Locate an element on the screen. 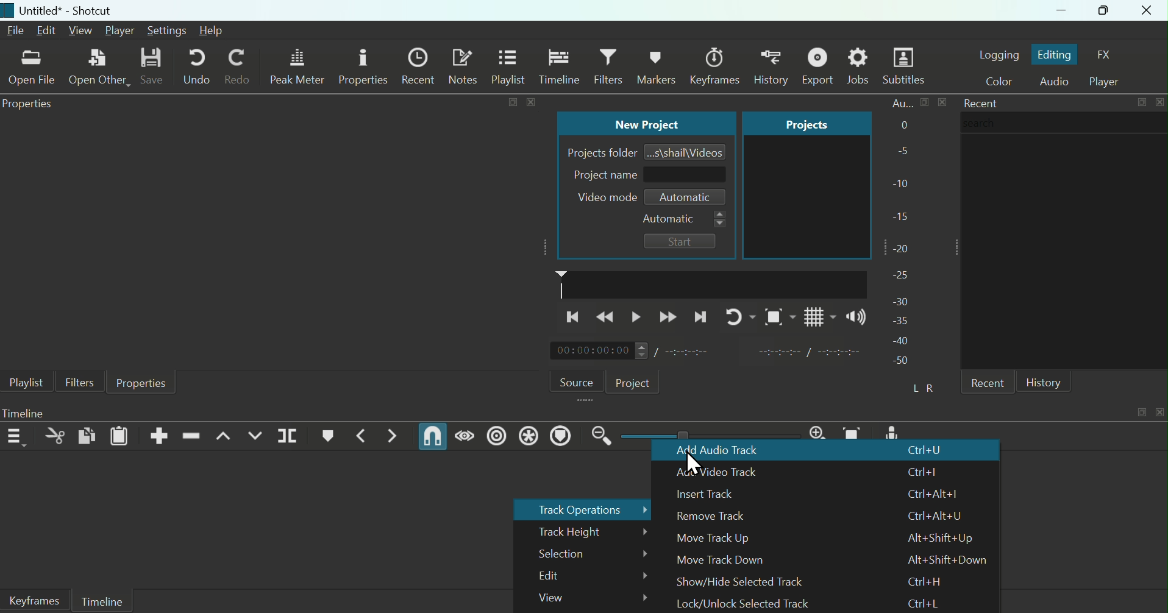  Timeline is located at coordinates (103, 601).